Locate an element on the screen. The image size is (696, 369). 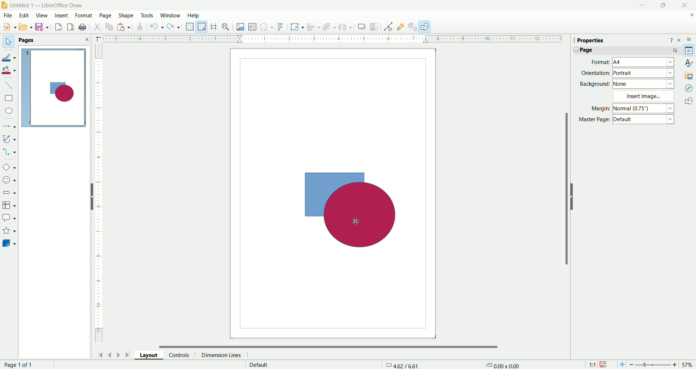
gallery is located at coordinates (688, 75).